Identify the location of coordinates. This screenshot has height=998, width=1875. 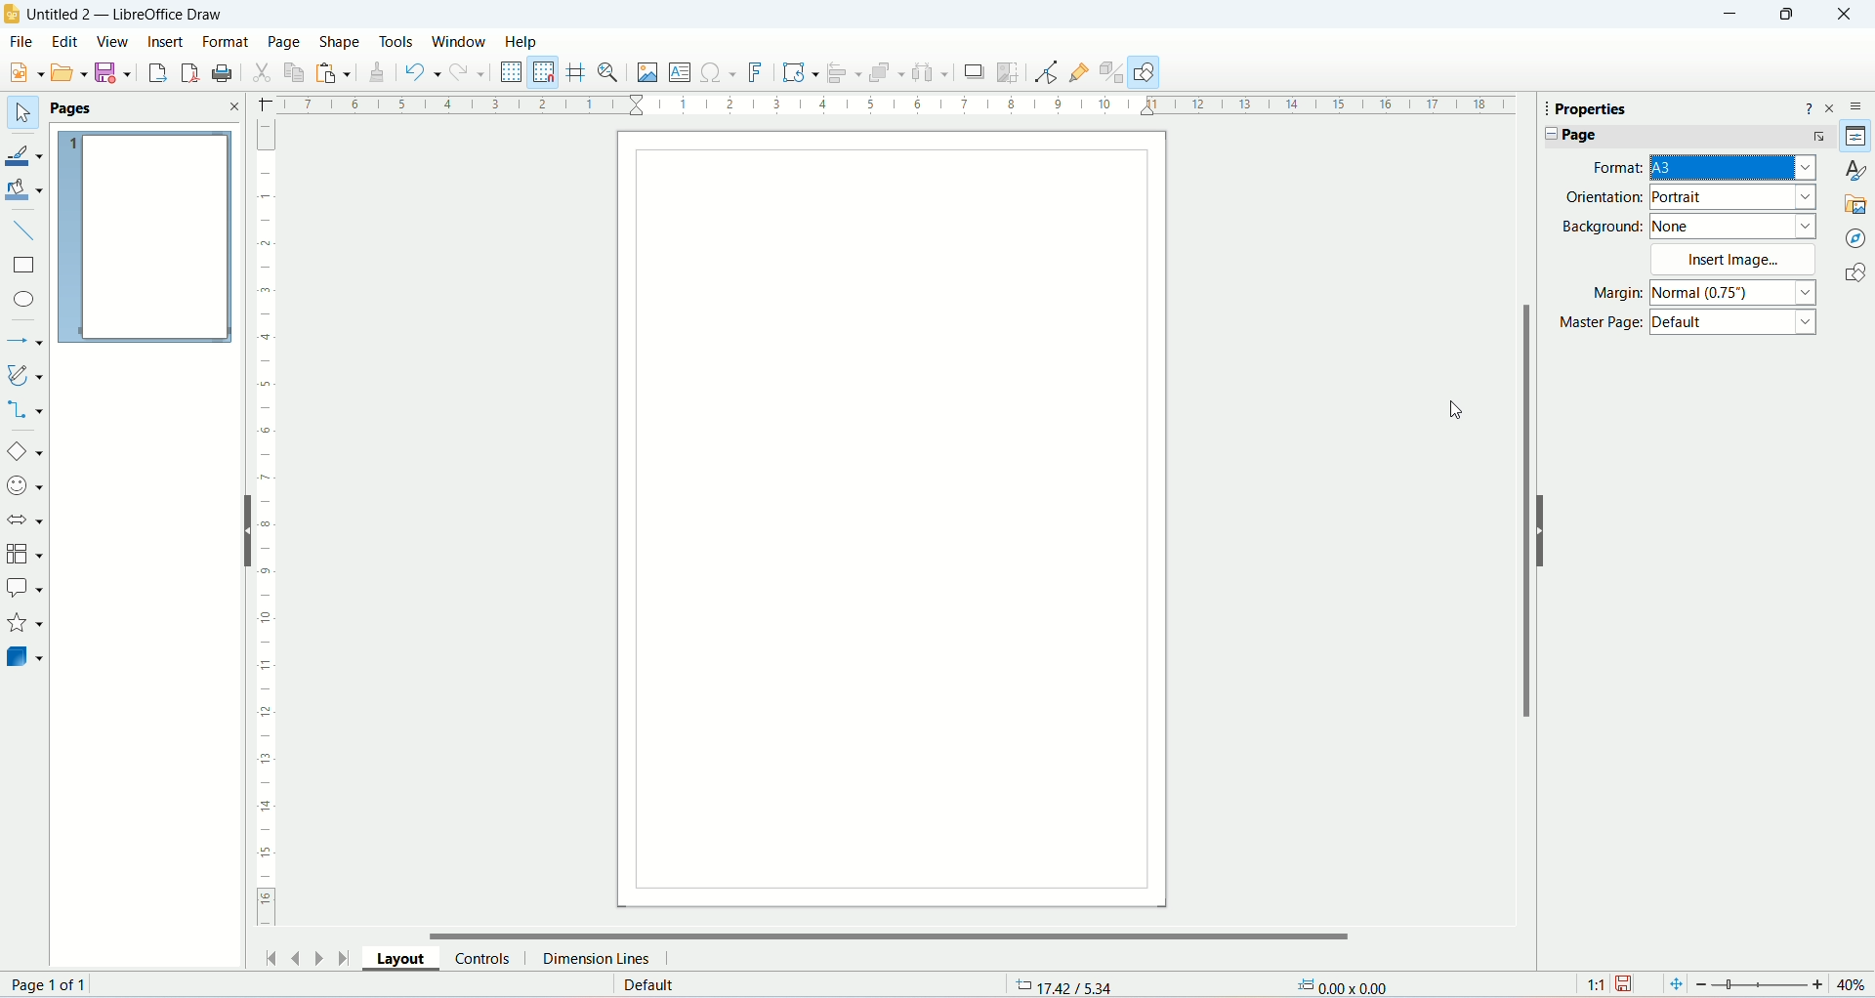
(1062, 984).